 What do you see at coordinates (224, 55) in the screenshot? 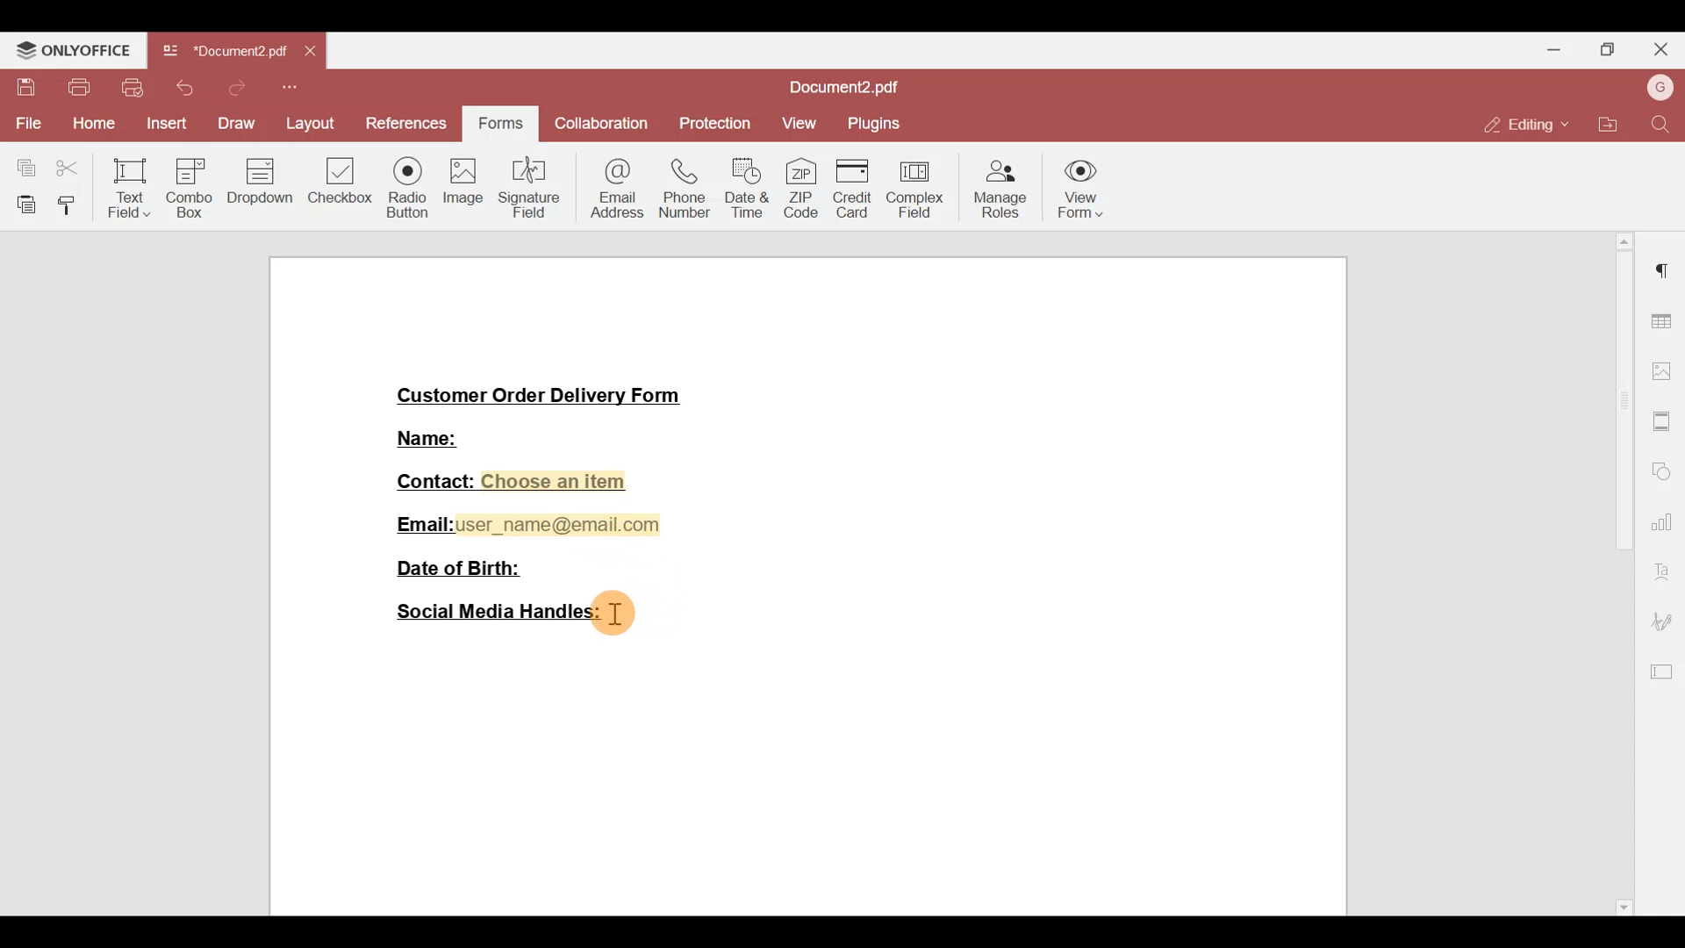
I see `Document2.pdf` at bounding box center [224, 55].